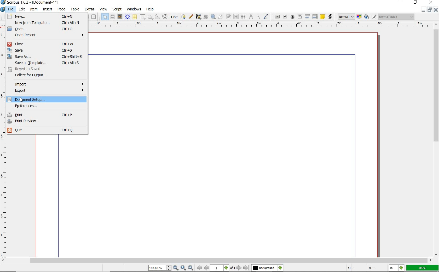  I want to click on pdf radio button, so click(293, 17).